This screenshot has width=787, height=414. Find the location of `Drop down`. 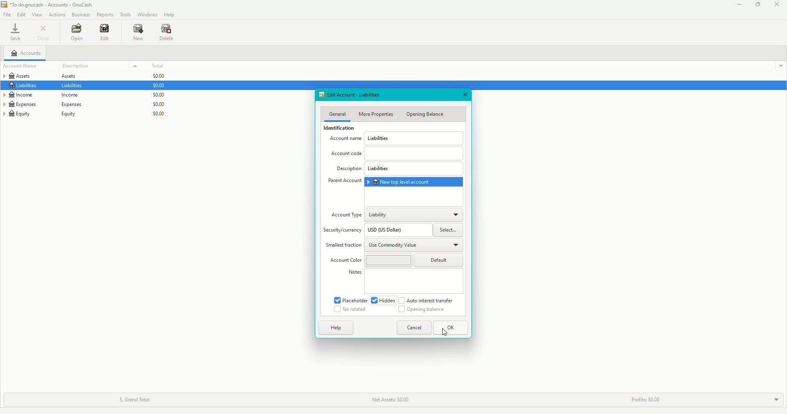

Drop down is located at coordinates (774, 398).